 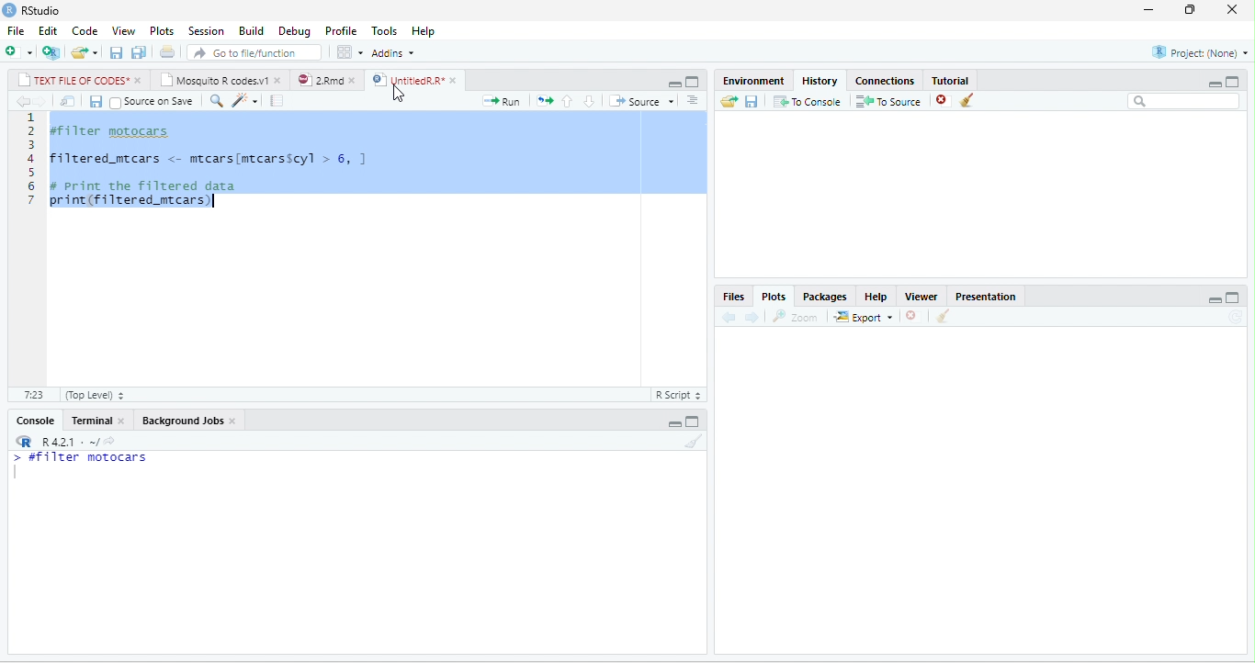 I want to click on close, so click(x=354, y=81).